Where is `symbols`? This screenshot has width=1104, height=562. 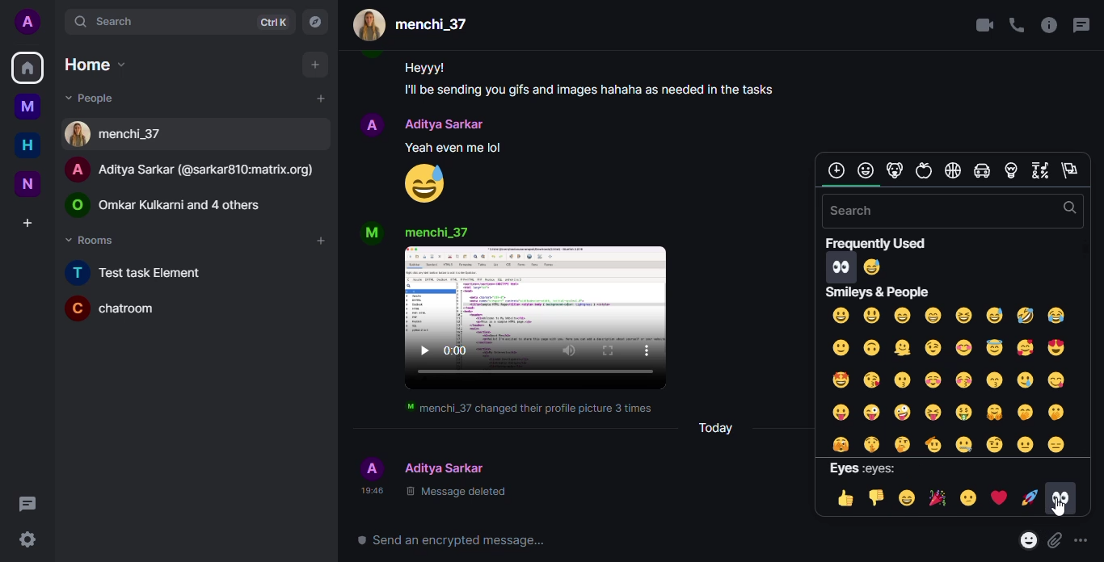 symbols is located at coordinates (1037, 170).